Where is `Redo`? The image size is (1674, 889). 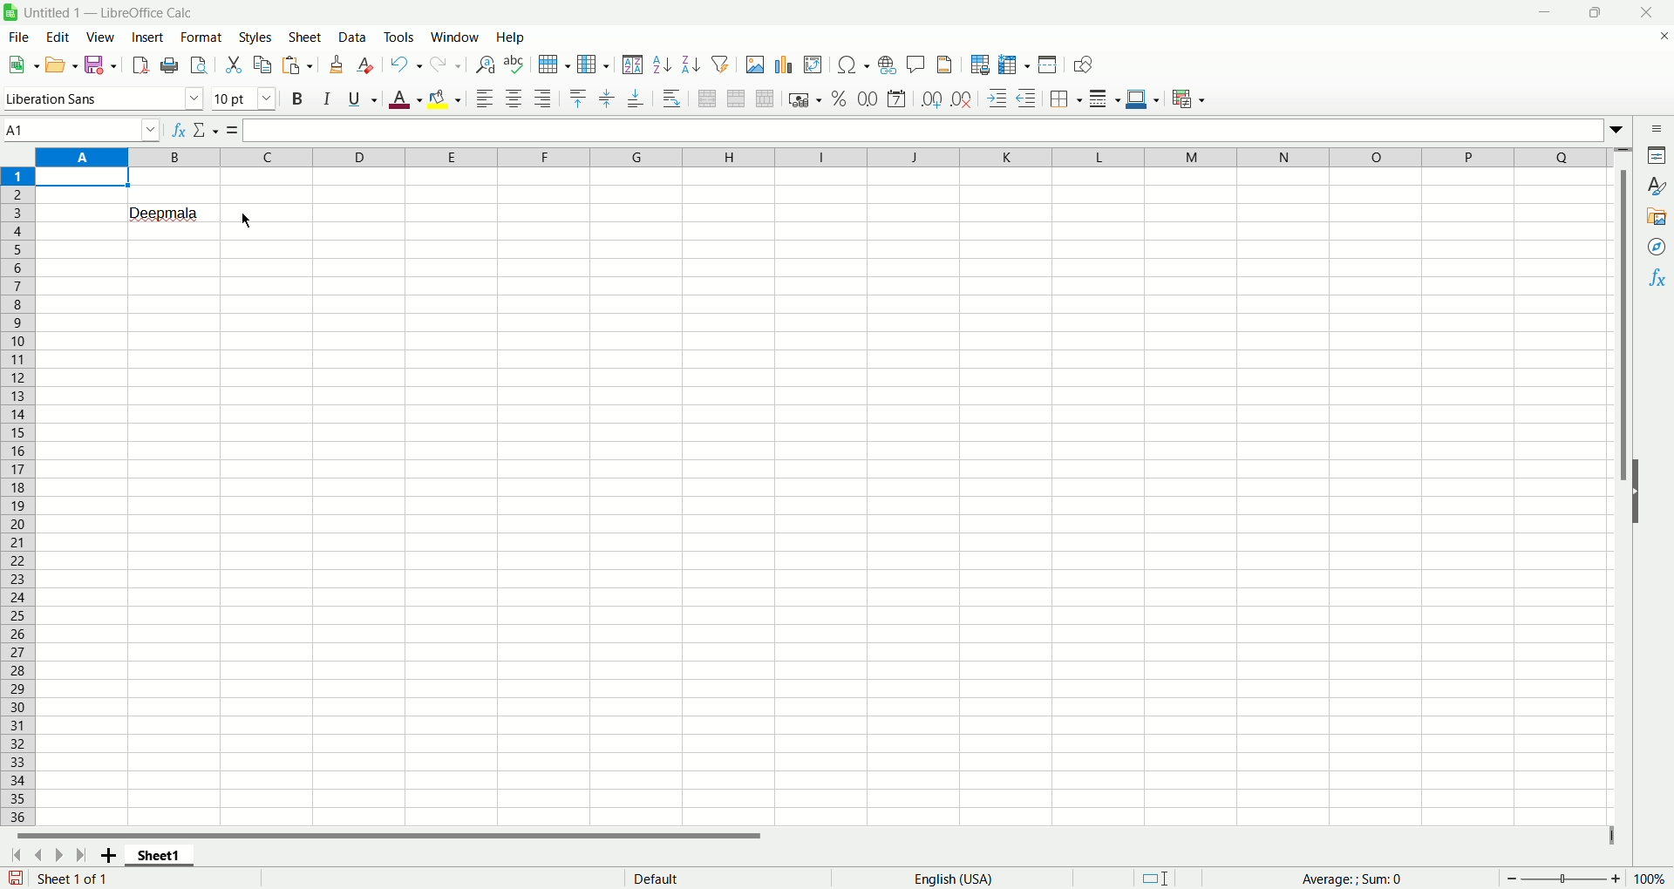 Redo is located at coordinates (446, 65).